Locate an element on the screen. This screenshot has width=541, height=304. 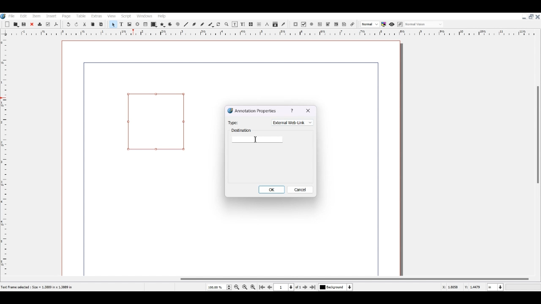
Table is located at coordinates (81, 16).